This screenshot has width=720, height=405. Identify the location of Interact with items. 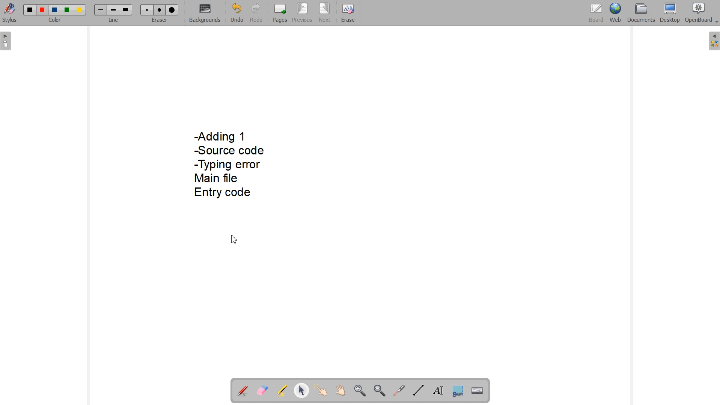
(321, 391).